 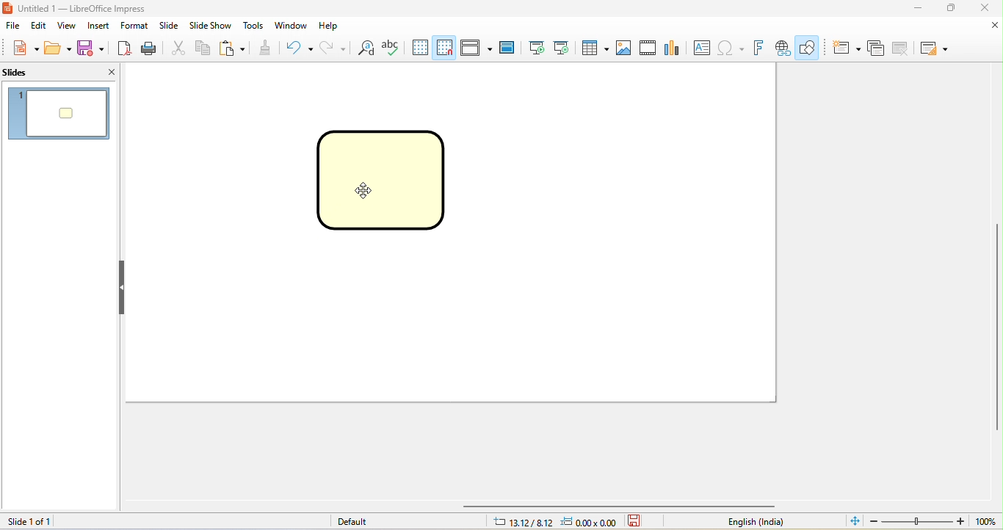 I want to click on slide 1 to 1, so click(x=53, y=521).